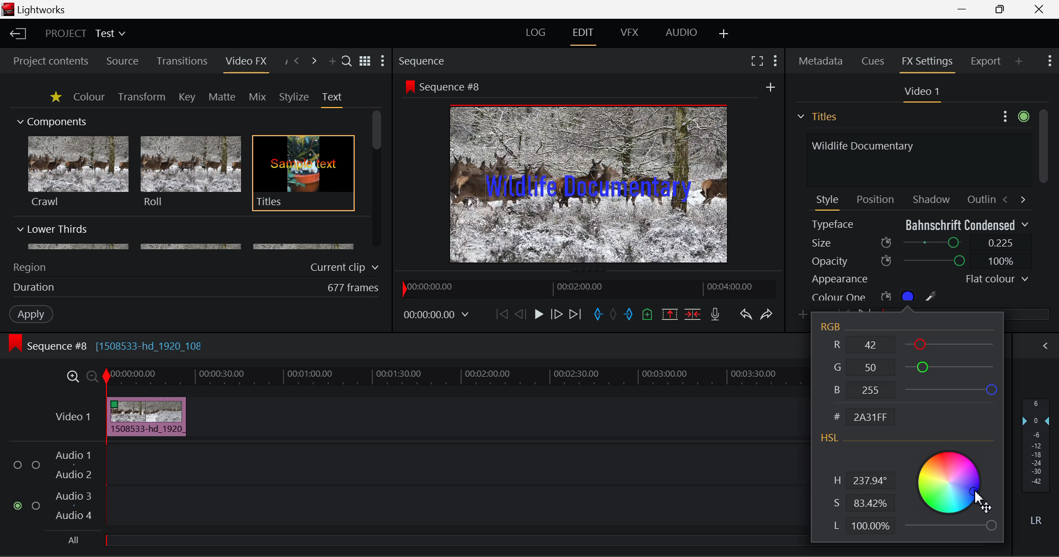 The image size is (1059, 557). What do you see at coordinates (46, 61) in the screenshot?
I see `Project contents` at bounding box center [46, 61].